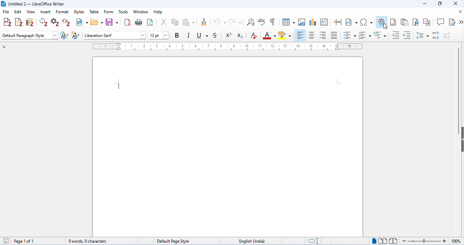  Describe the element at coordinates (177, 35) in the screenshot. I see `bold` at that location.